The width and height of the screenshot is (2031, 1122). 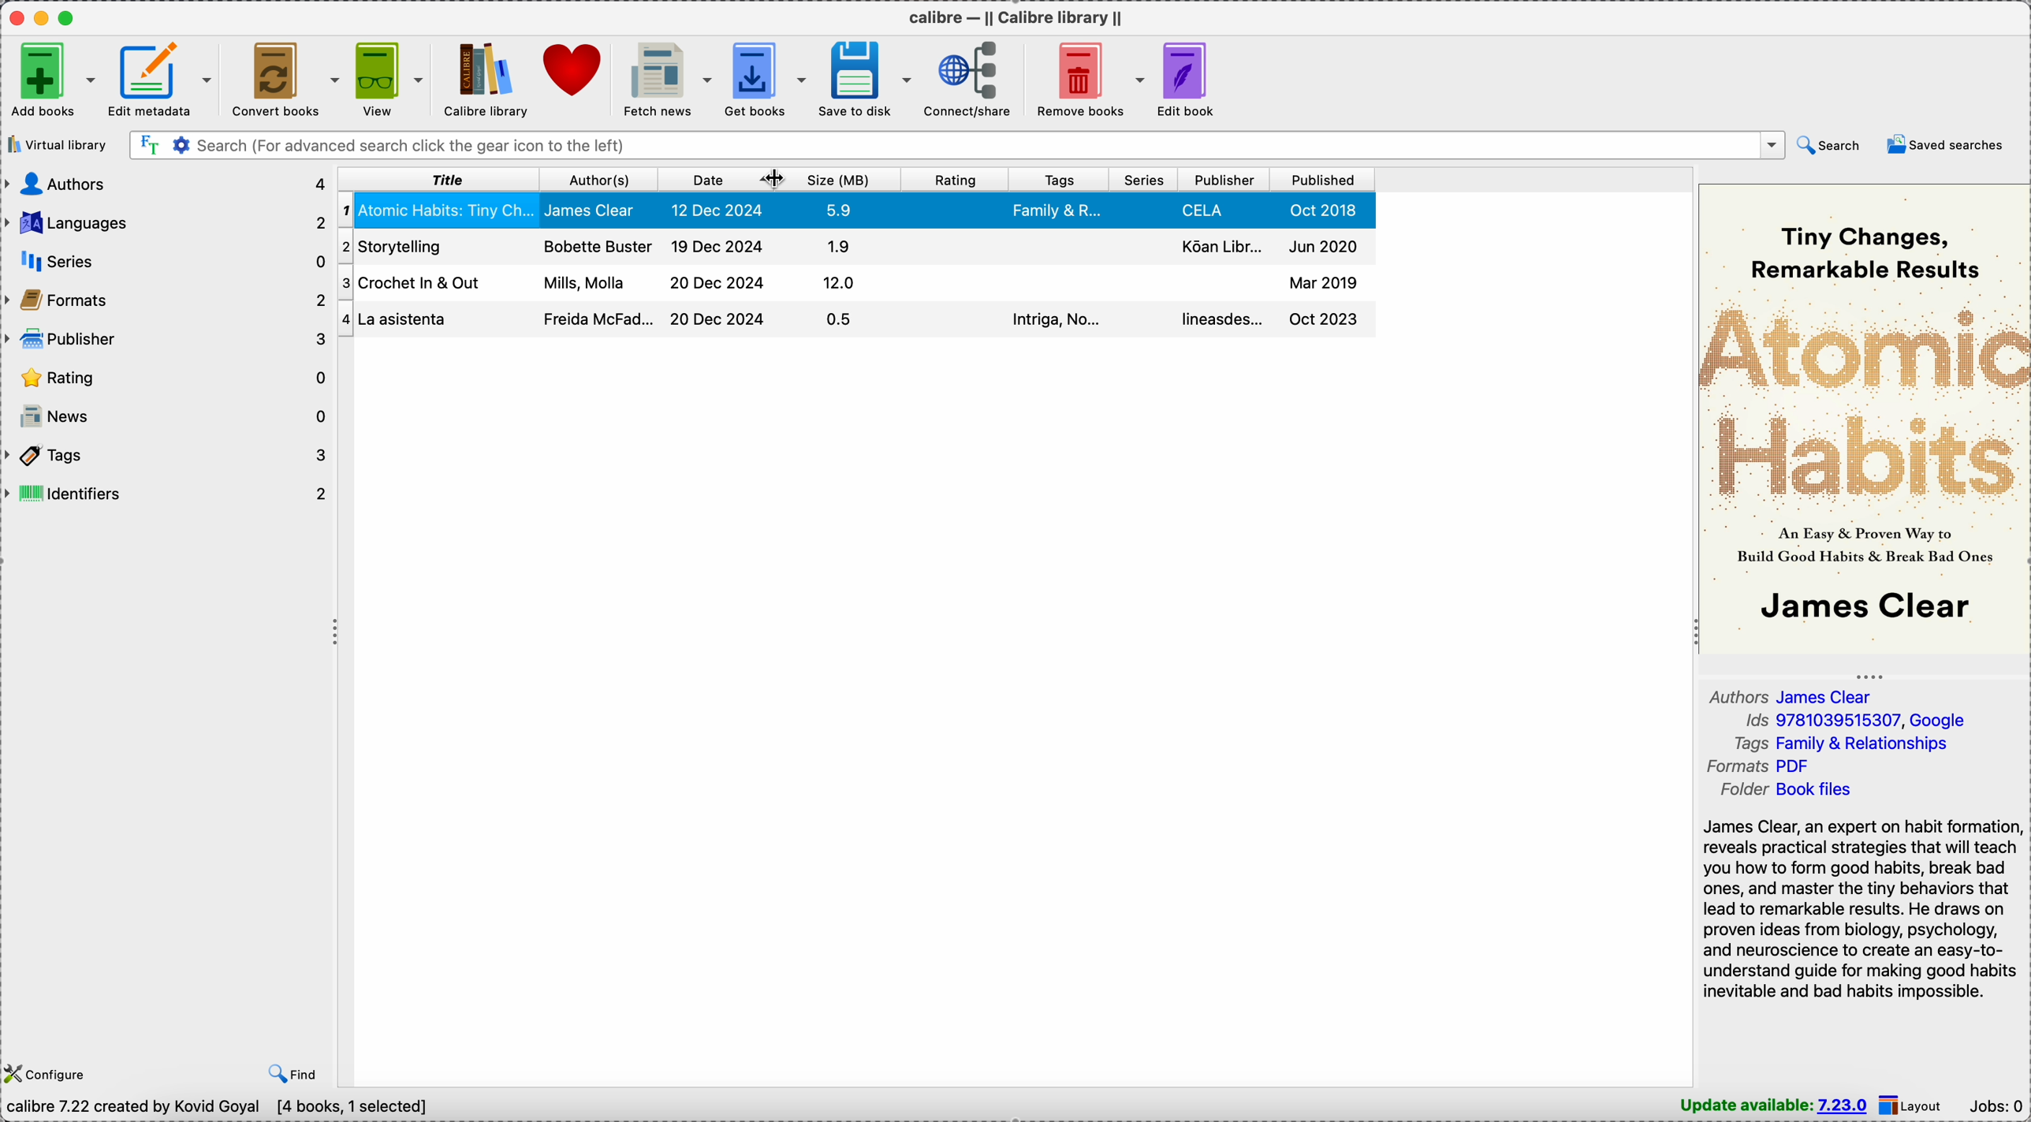 What do you see at coordinates (1188, 80) in the screenshot?
I see `edit book` at bounding box center [1188, 80].